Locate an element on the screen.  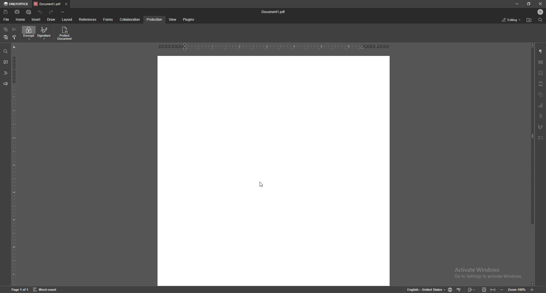
locate file is located at coordinates (529, 20).